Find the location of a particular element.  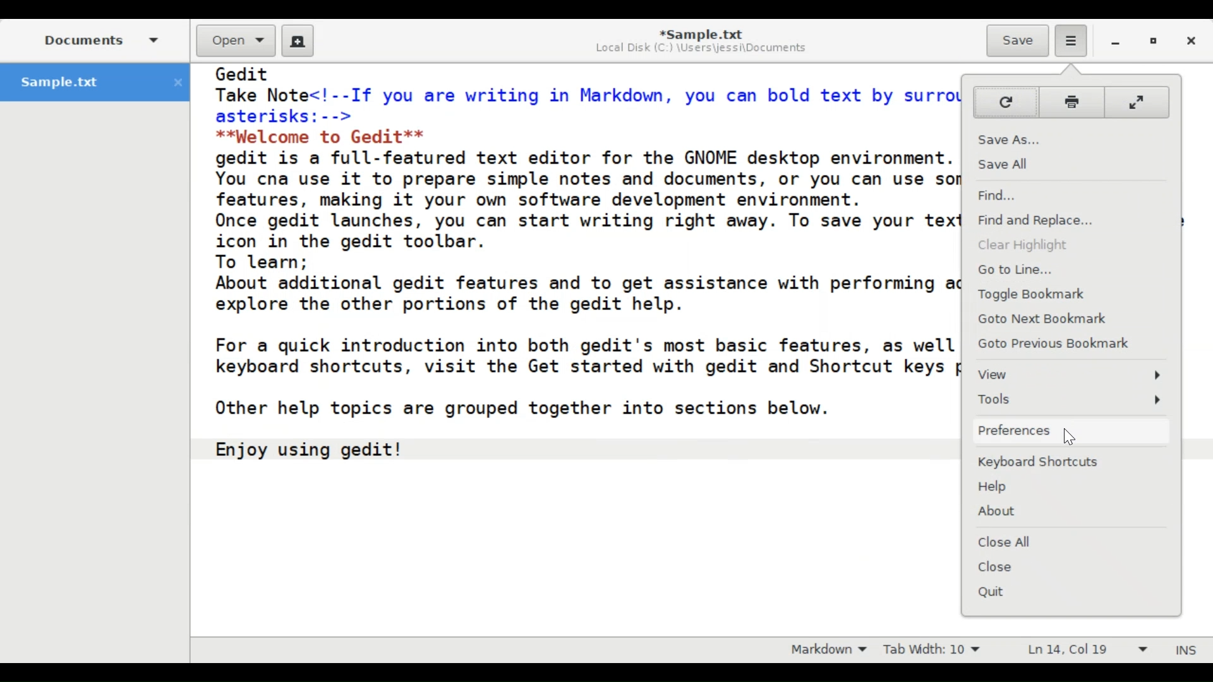

Open is located at coordinates (234, 40).